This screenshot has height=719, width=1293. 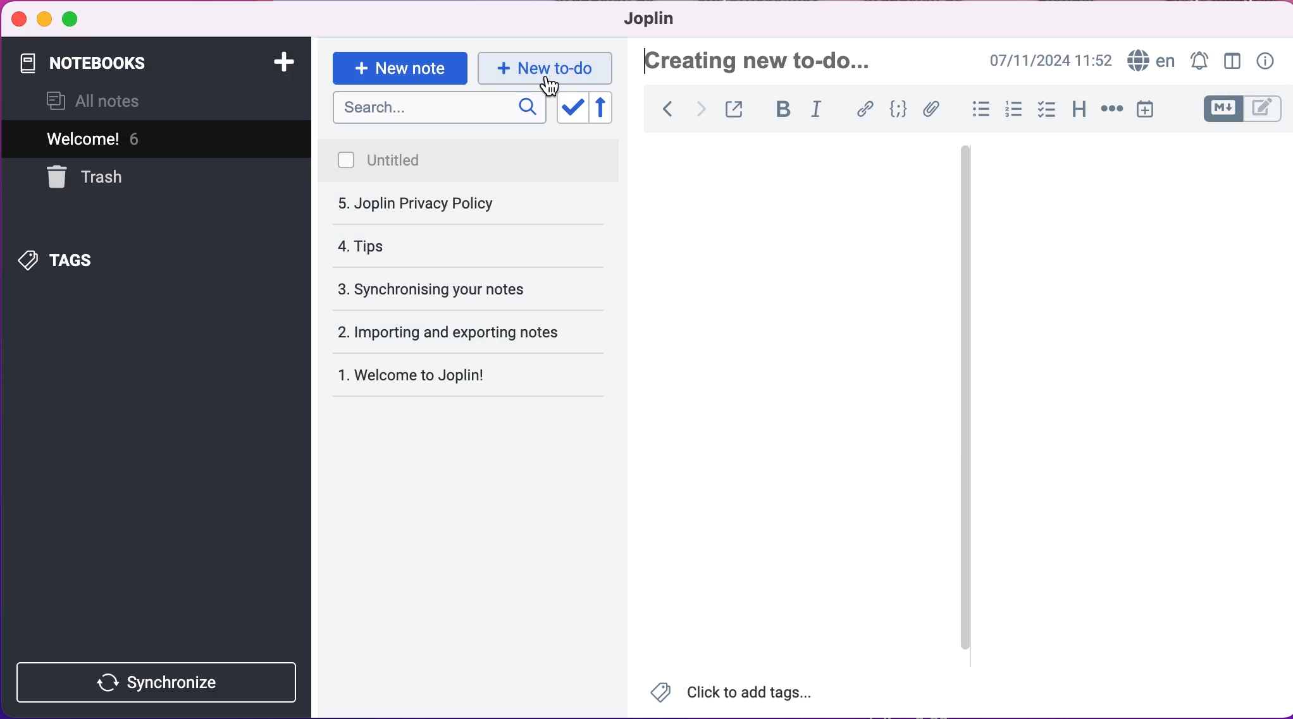 What do you see at coordinates (474, 162) in the screenshot?
I see `joplin privacy policy` at bounding box center [474, 162].